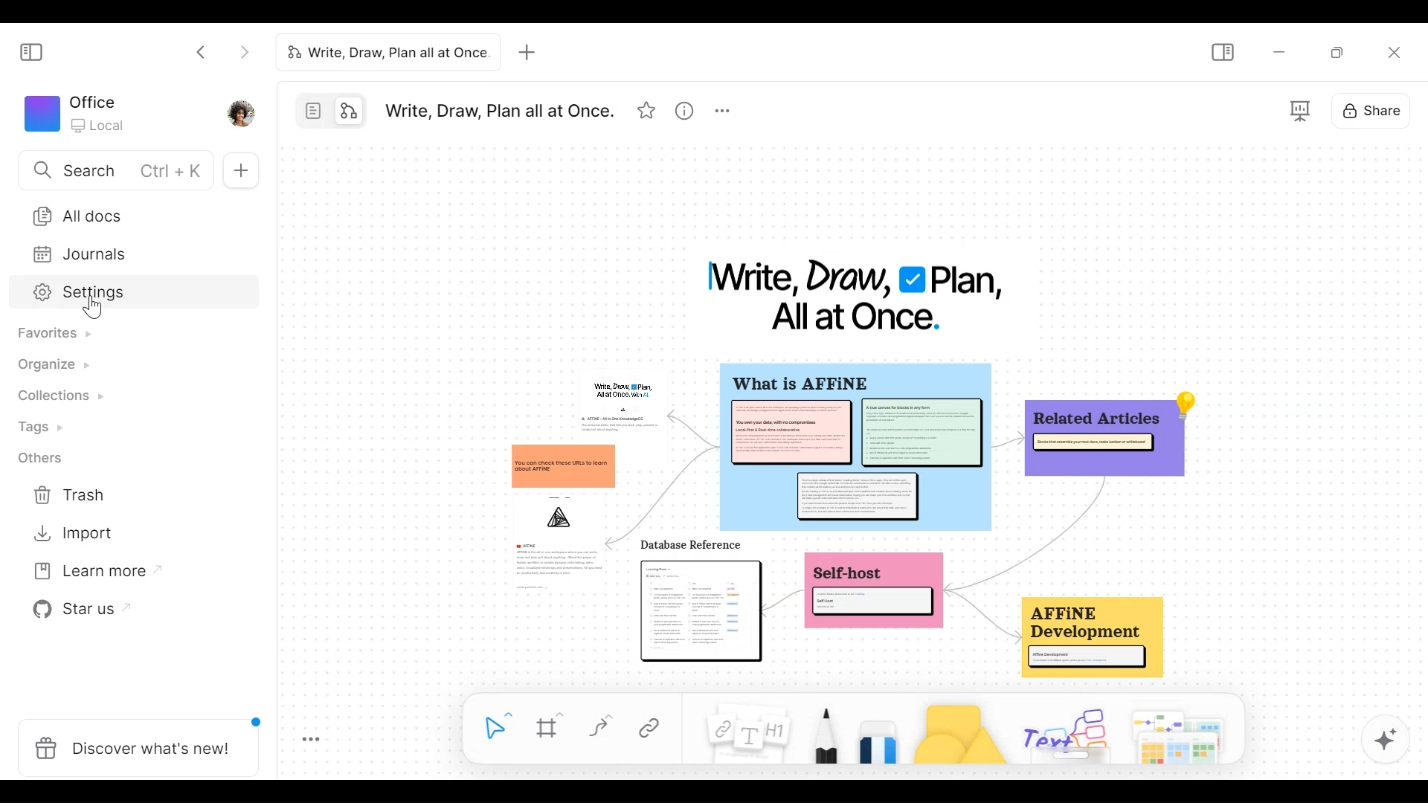 This screenshot has height=803, width=1428. What do you see at coordinates (1302, 112) in the screenshot?
I see `Frame` at bounding box center [1302, 112].